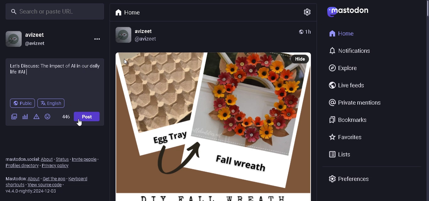  I want to click on BOOKMARKS, so click(349, 119).